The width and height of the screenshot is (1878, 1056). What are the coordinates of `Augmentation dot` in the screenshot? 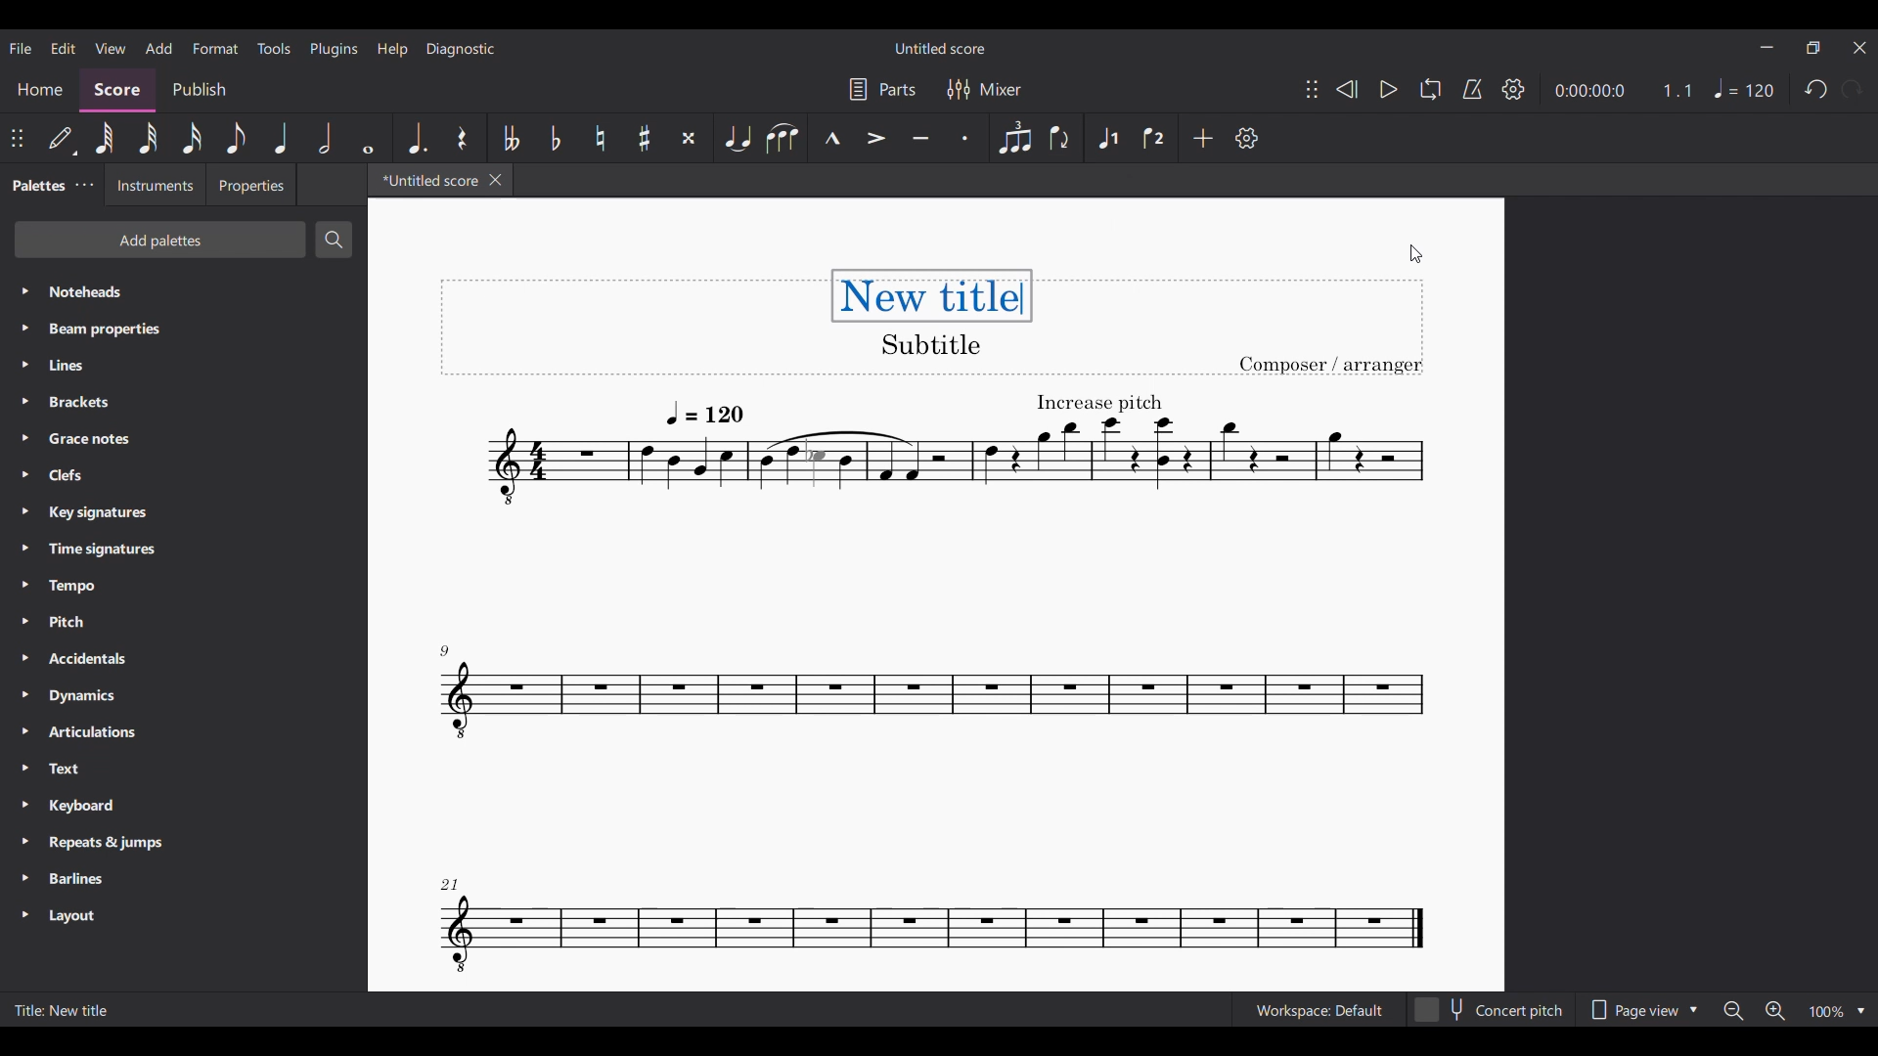 It's located at (416, 138).